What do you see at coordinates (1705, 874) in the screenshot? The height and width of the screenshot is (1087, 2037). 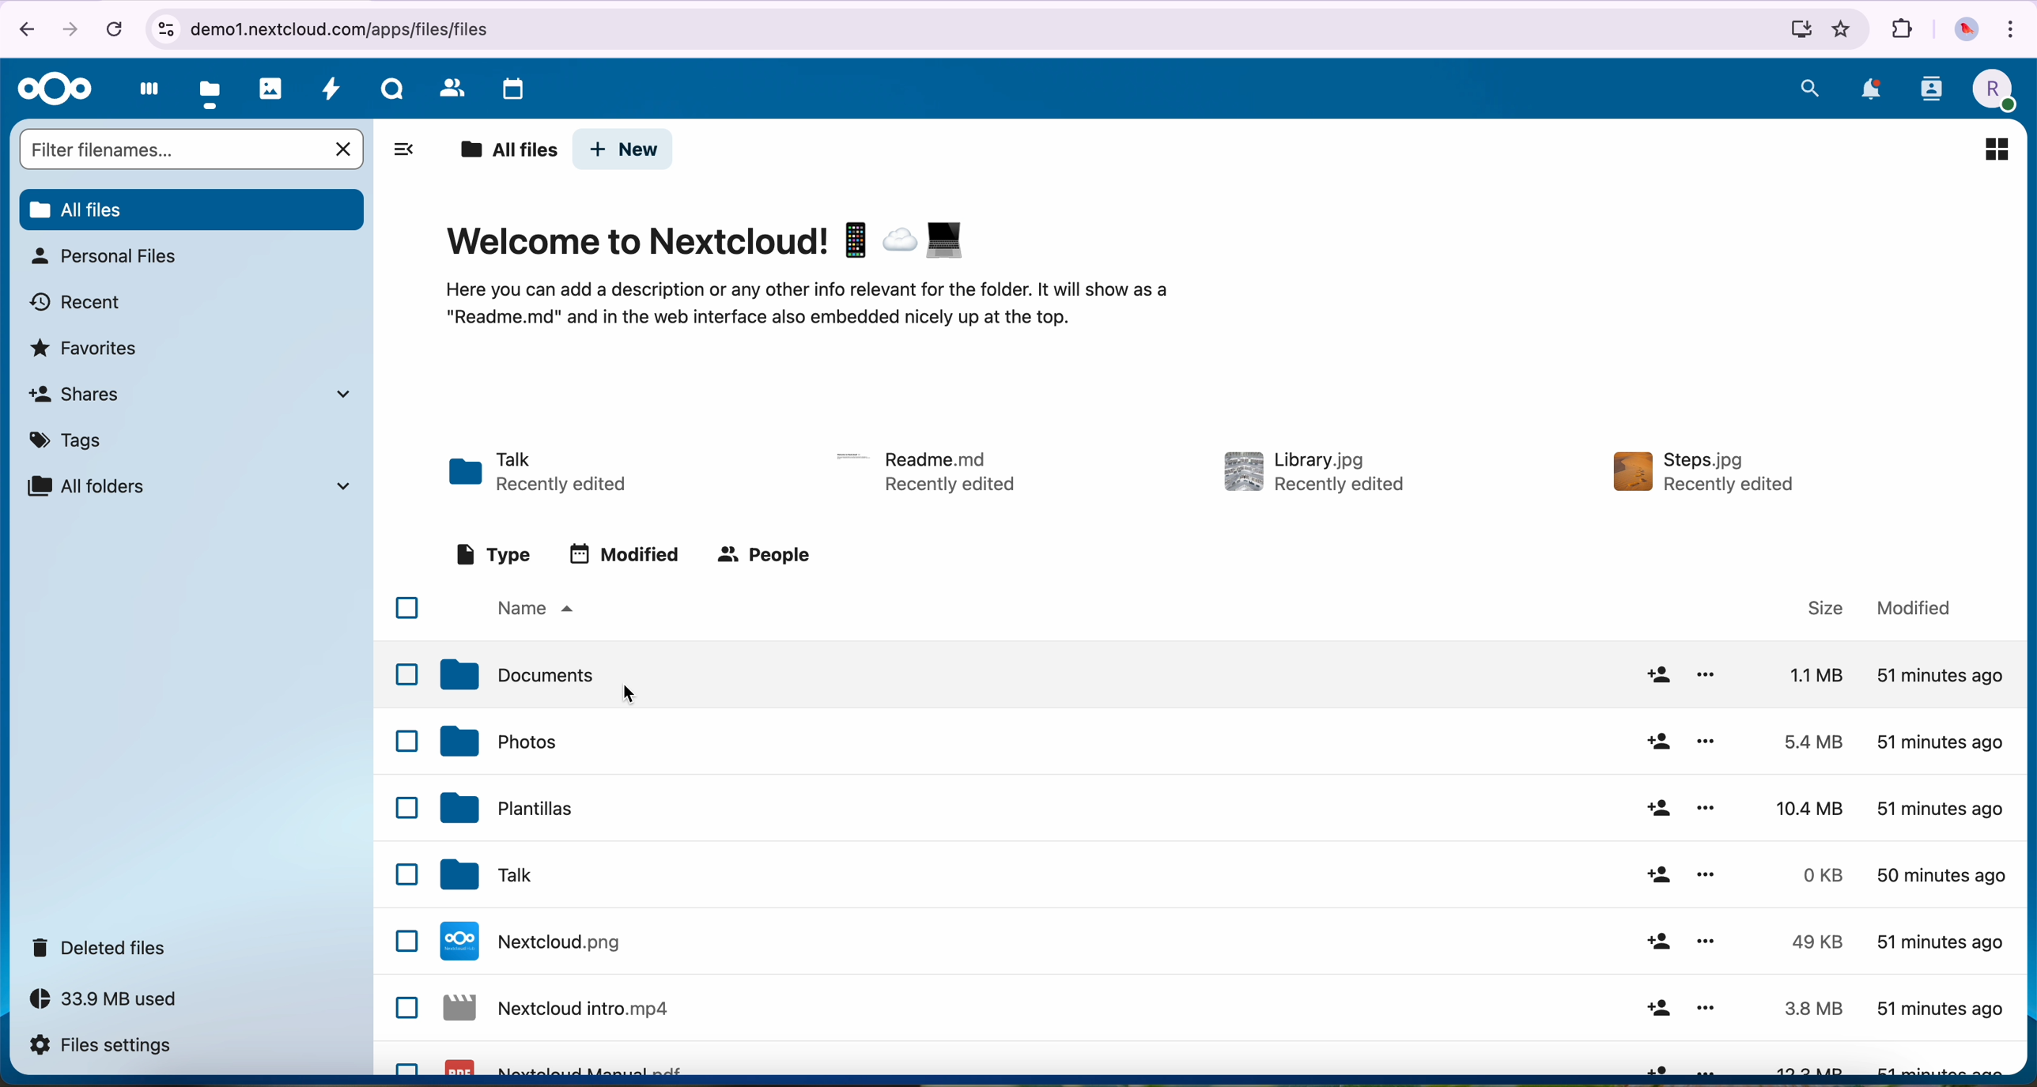 I see `options` at bounding box center [1705, 874].